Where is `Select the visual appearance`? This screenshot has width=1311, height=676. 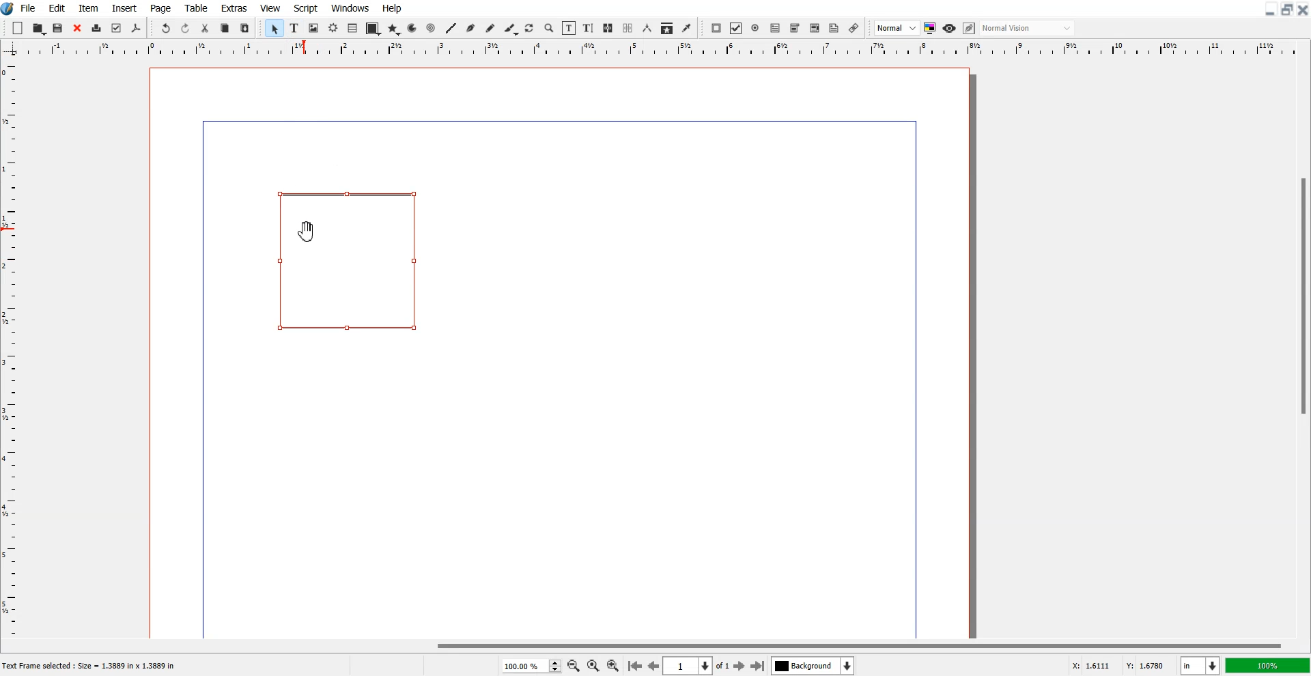 Select the visual appearance is located at coordinates (1027, 28).